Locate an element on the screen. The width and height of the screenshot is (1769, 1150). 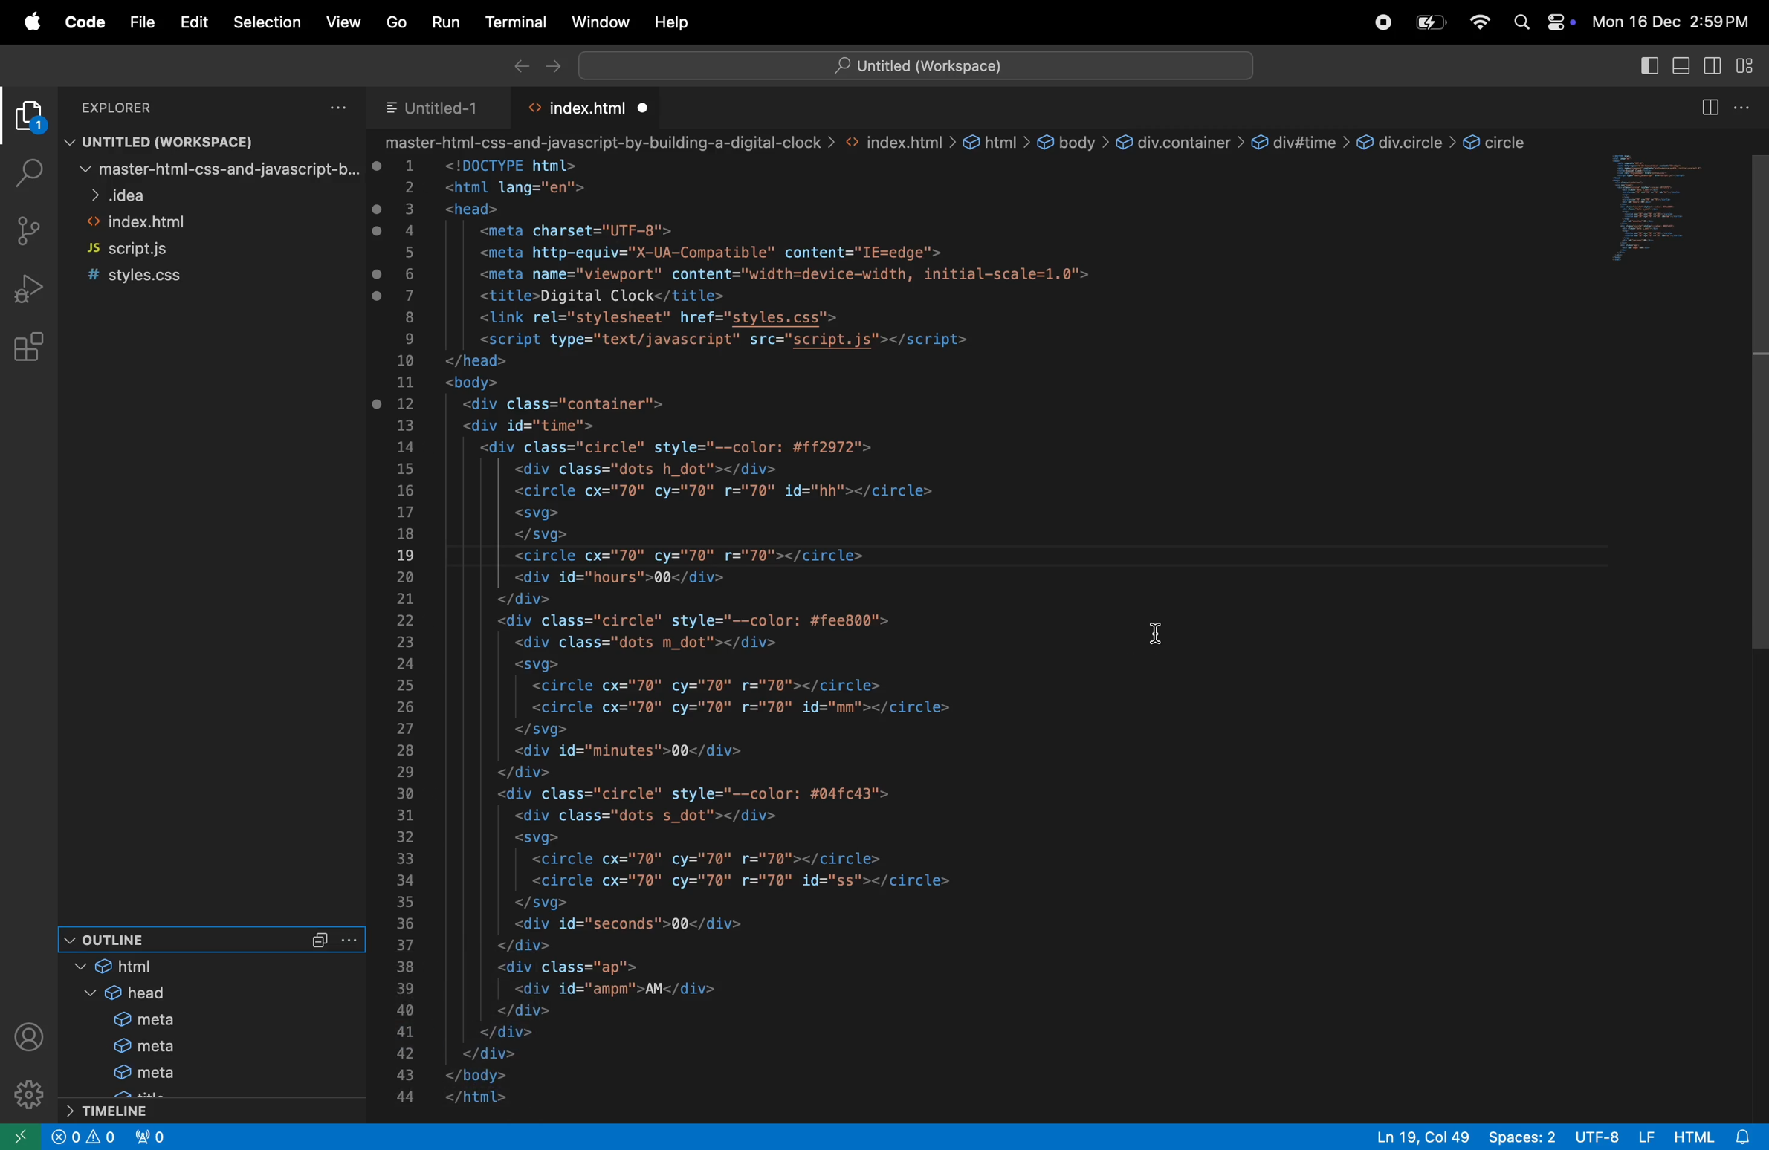
code window is located at coordinates (1657, 207).